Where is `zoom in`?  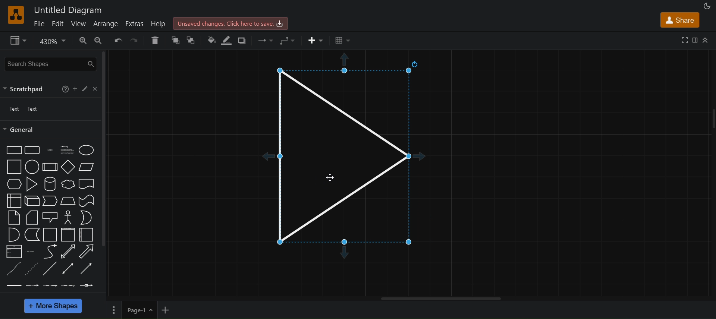
zoom in is located at coordinates (83, 41).